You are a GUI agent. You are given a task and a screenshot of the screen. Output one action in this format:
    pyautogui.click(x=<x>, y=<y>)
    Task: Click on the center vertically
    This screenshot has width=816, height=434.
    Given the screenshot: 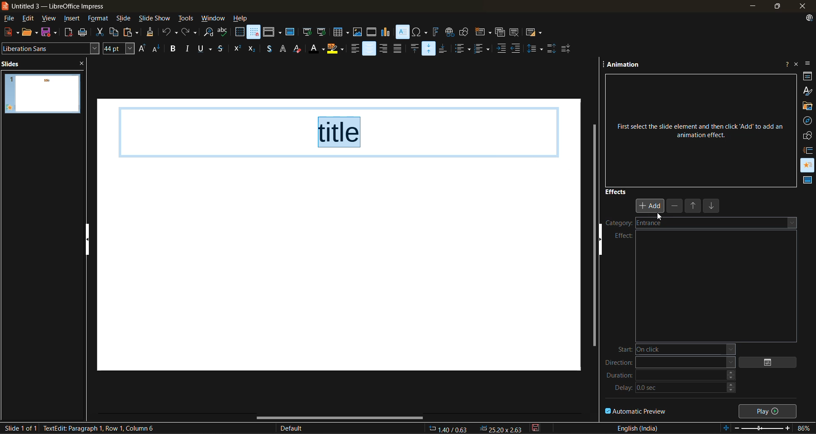 What is the action you would take?
    pyautogui.click(x=430, y=48)
    